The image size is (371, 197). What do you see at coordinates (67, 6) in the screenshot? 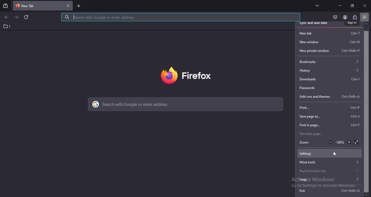
I see `close tab` at bounding box center [67, 6].